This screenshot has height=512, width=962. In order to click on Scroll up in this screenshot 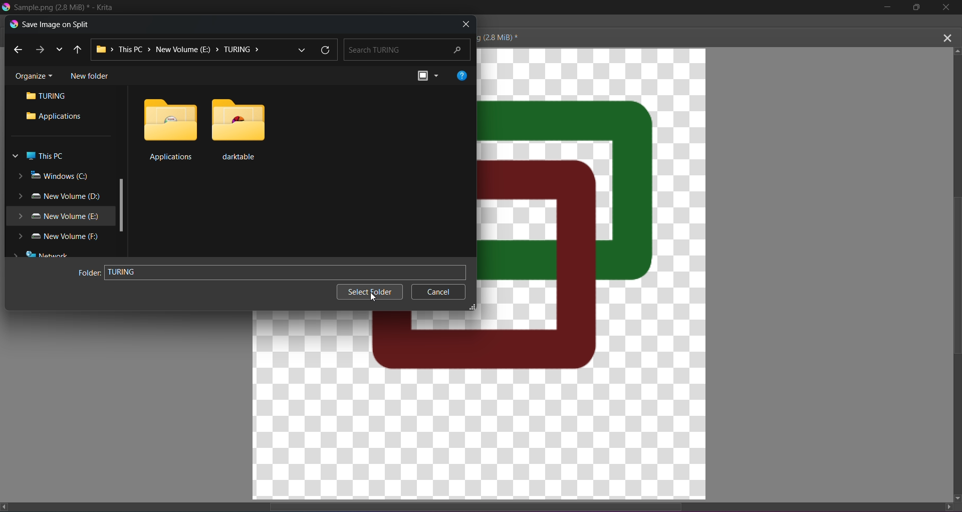, I will do `click(958, 50)`.